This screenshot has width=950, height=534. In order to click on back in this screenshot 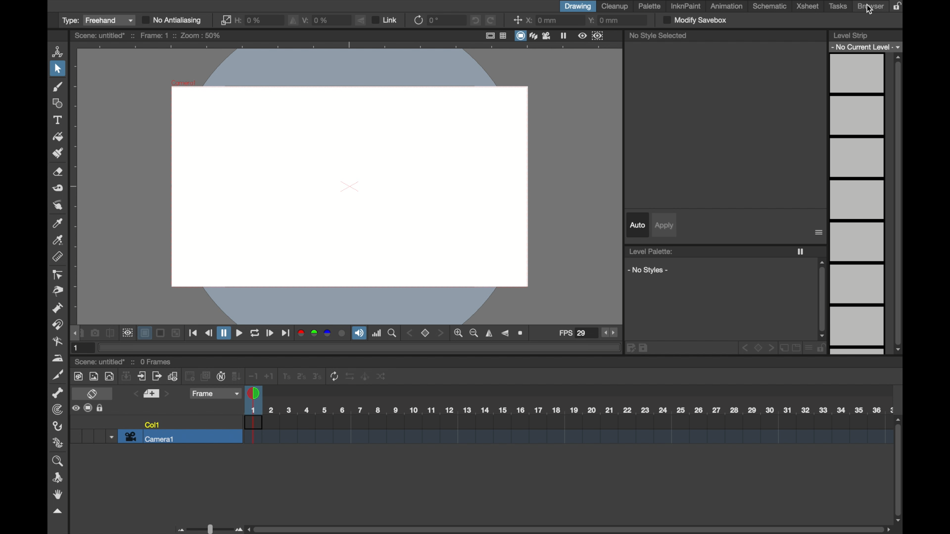, I will do `click(744, 347)`.